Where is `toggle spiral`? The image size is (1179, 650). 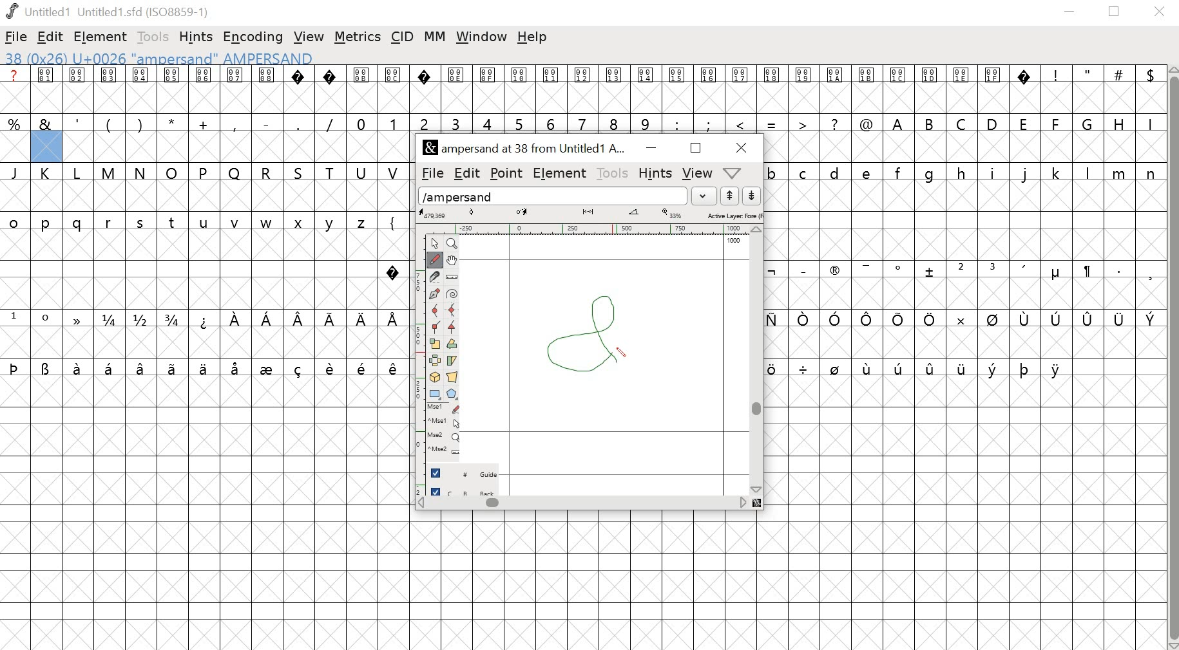 toggle spiral is located at coordinates (452, 294).